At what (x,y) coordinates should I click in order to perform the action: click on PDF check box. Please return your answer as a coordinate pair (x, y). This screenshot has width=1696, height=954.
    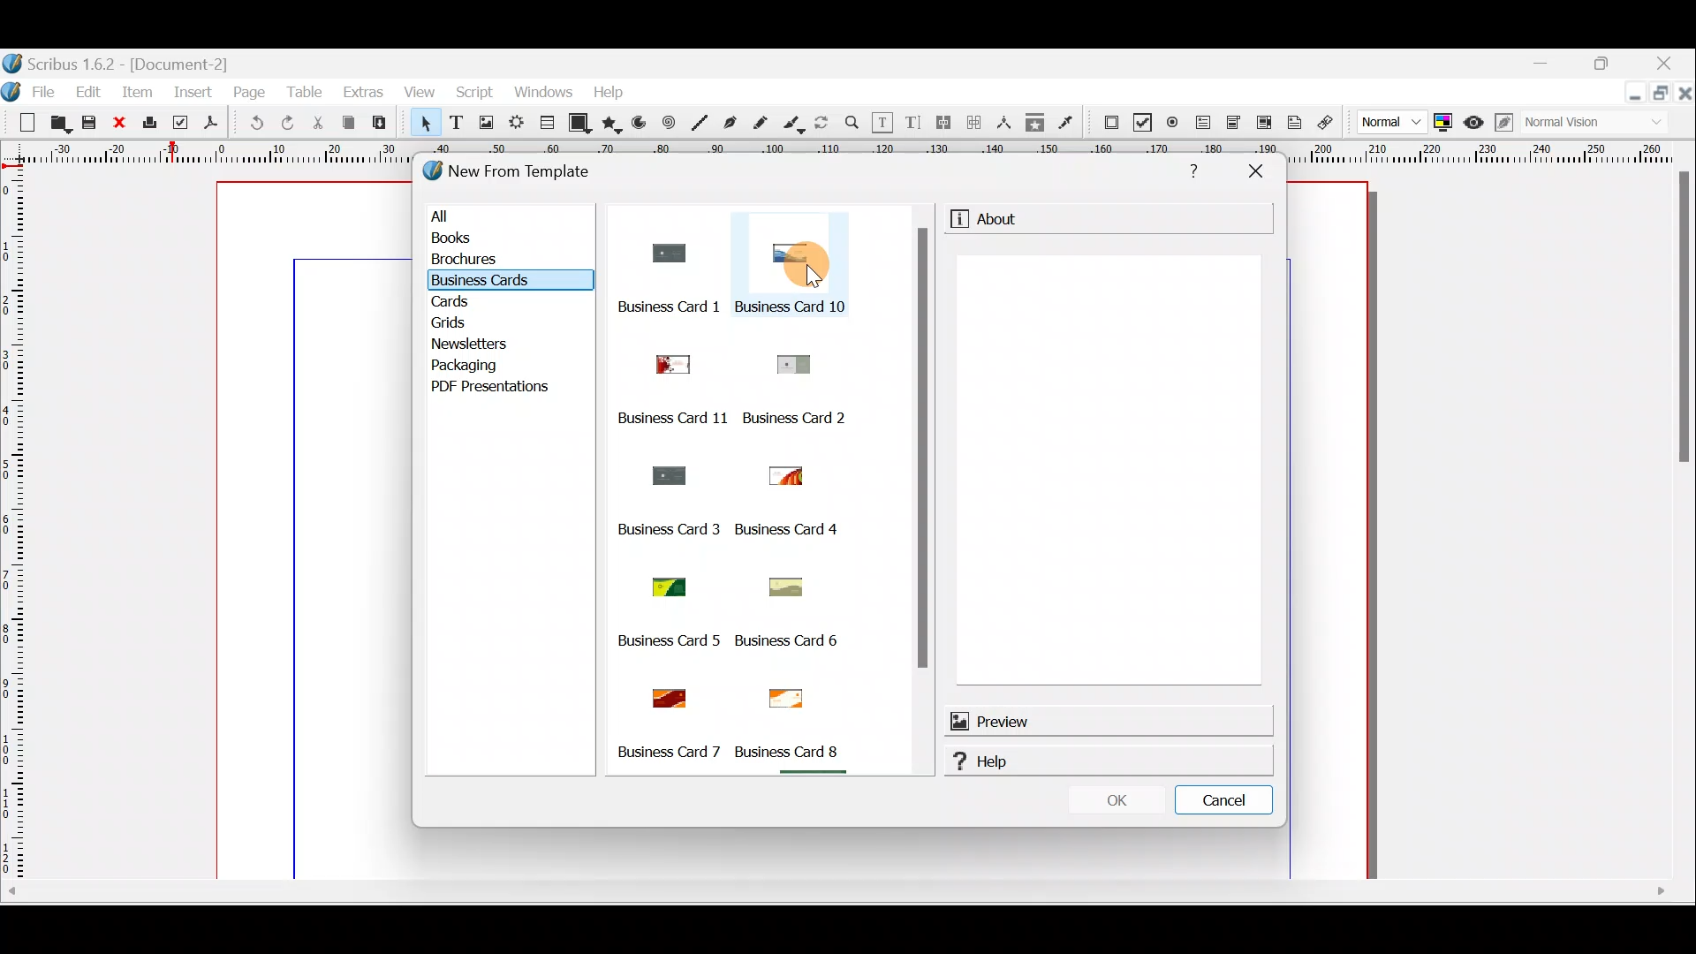
    Looking at the image, I should click on (1140, 122).